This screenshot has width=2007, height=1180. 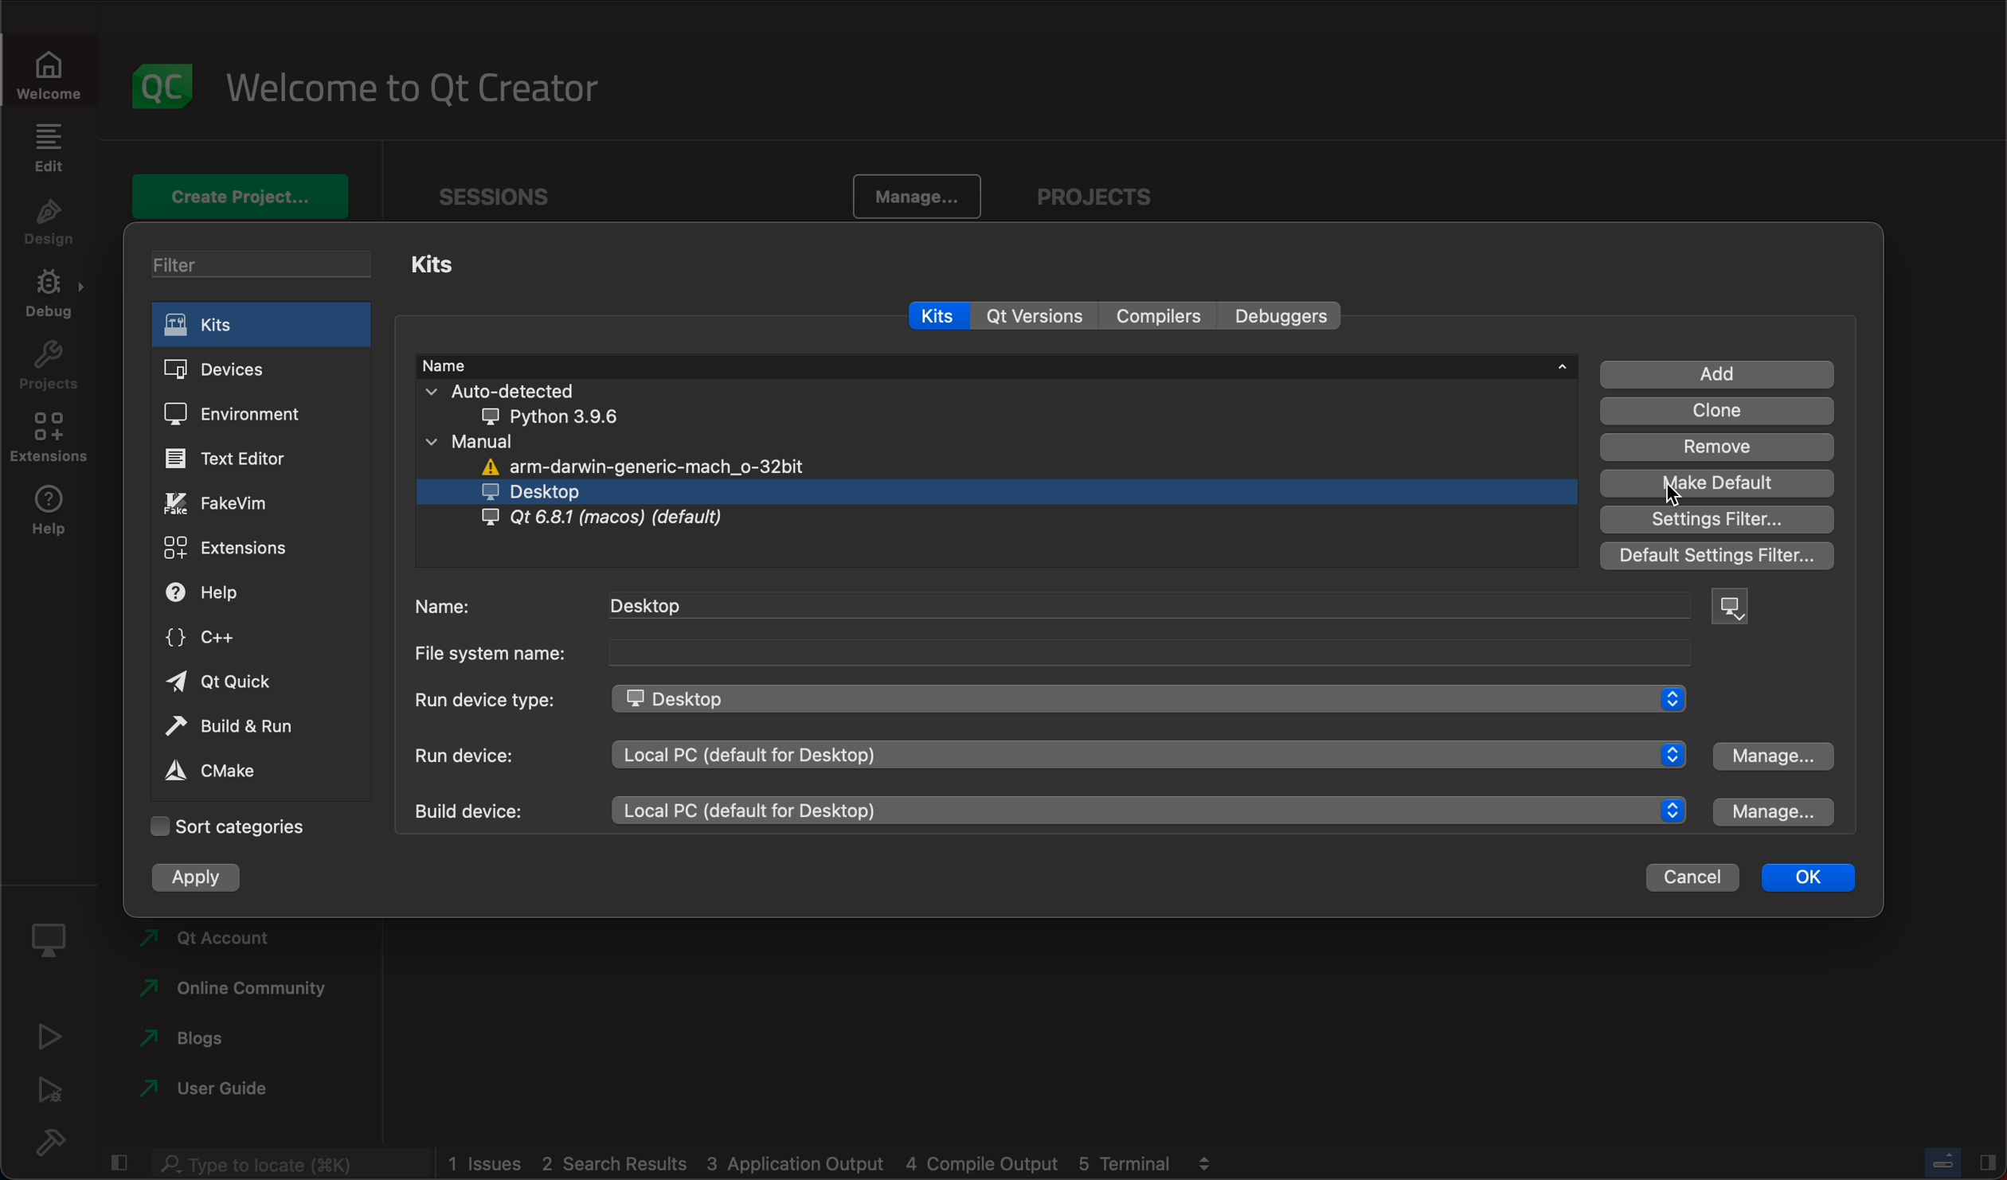 I want to click on text editor, so click(x=237, y=458).